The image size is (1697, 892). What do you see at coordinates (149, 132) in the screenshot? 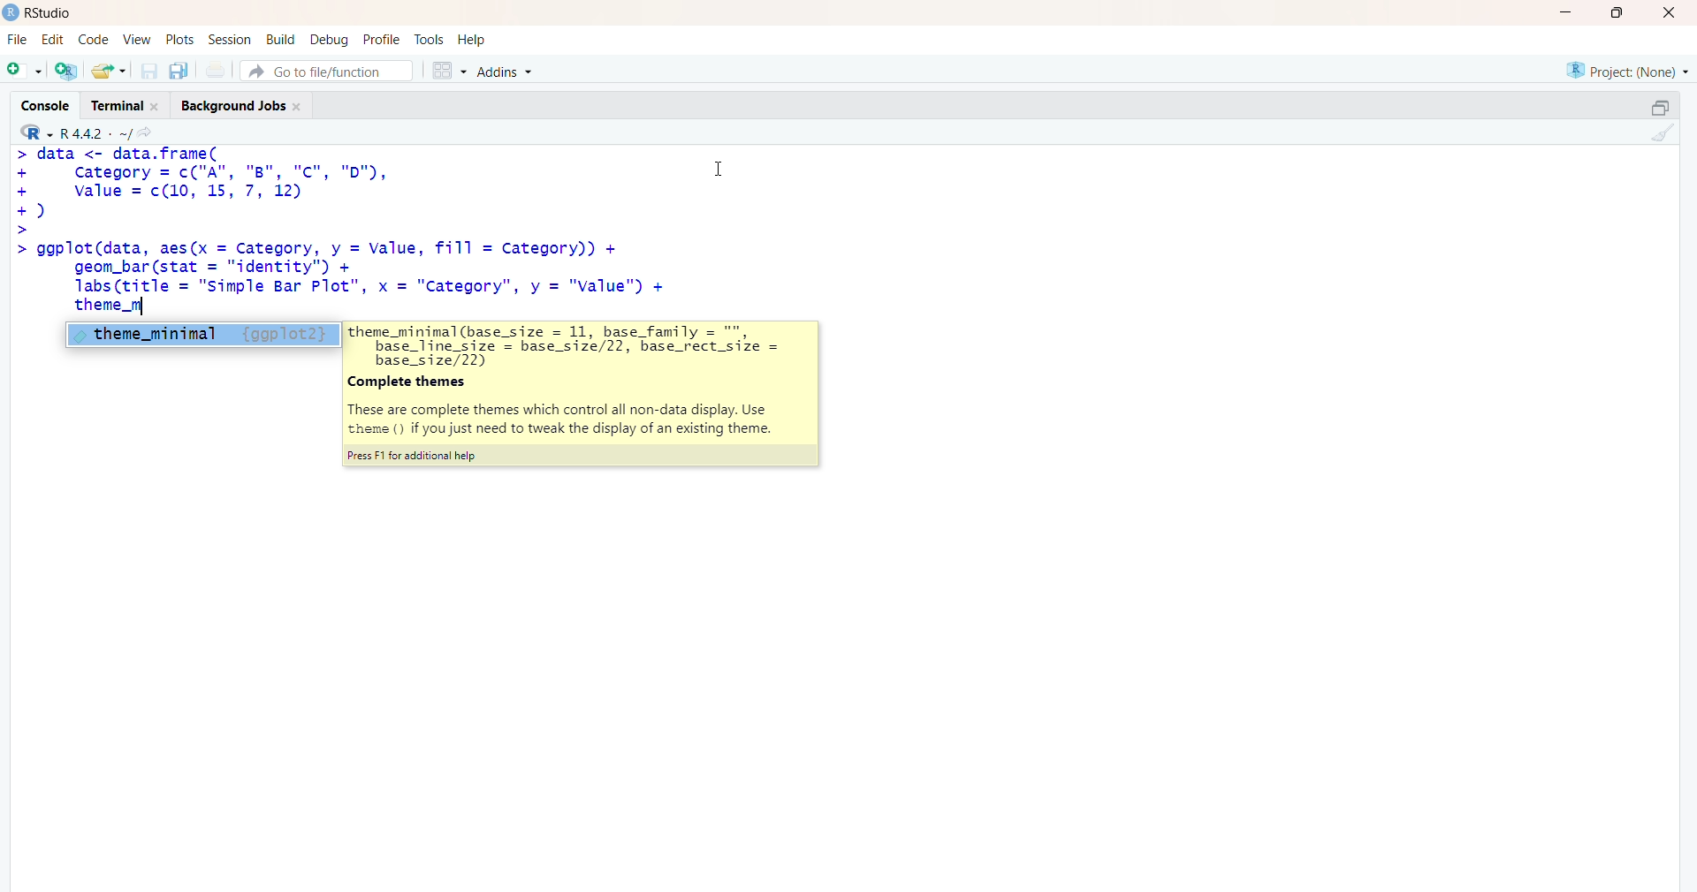
I see `go to directiory` at bounding box center [149, 132].